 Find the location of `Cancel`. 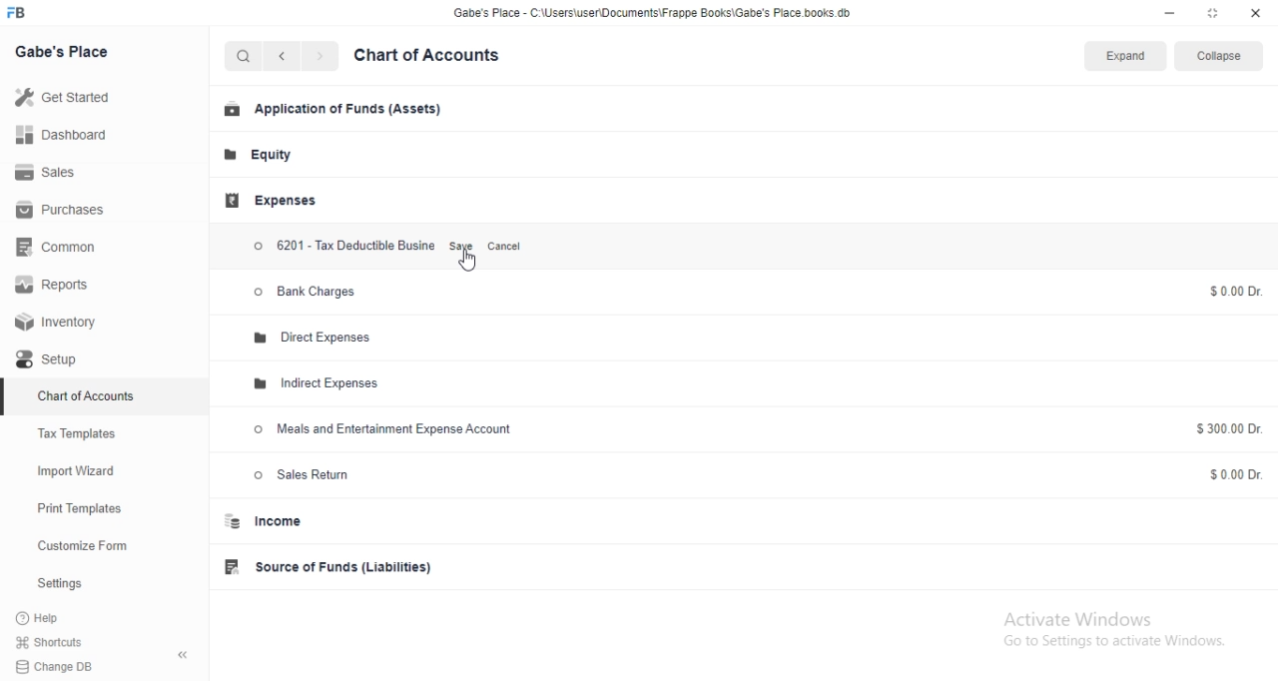

Cancel is located at coordinates (509, 248).